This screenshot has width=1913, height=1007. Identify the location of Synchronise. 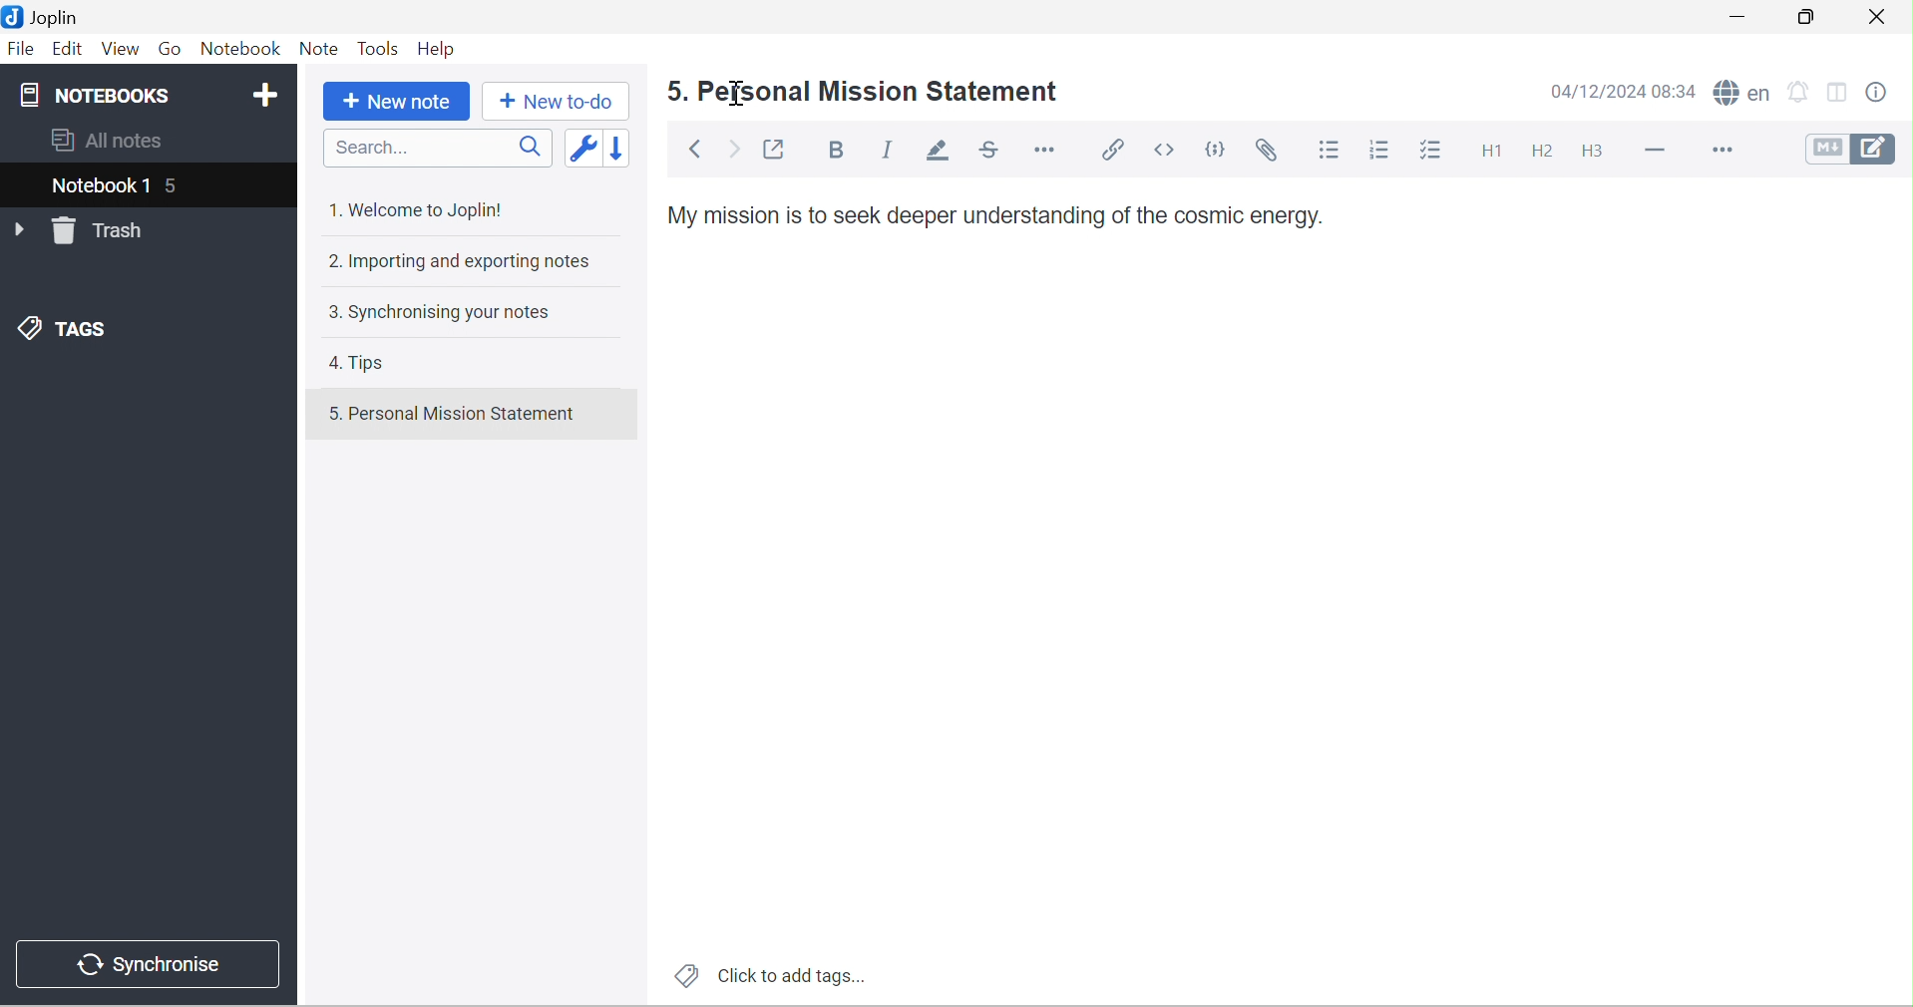
(148, 964).